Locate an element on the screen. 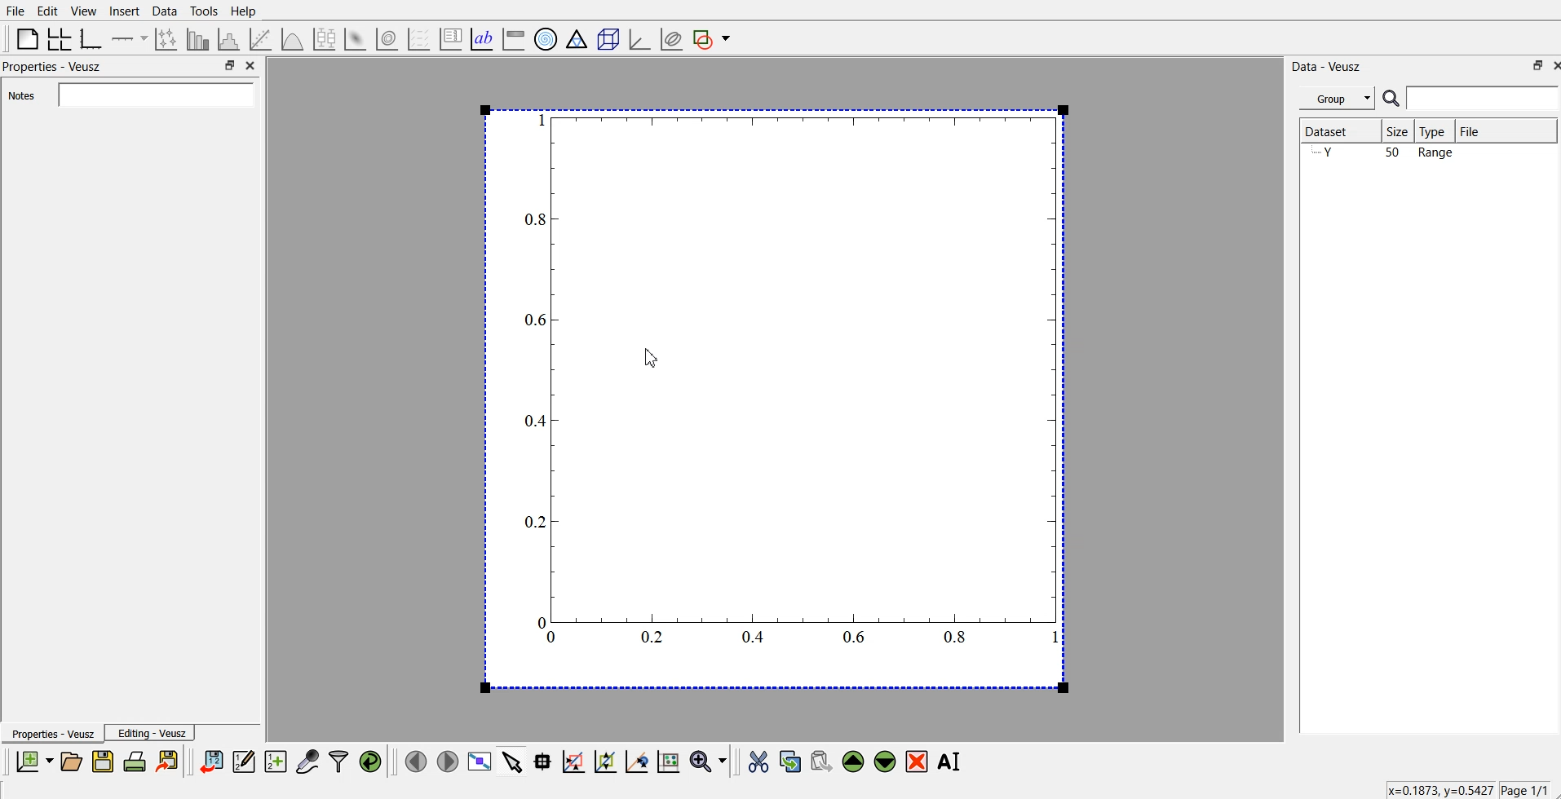 The height and width of the screenshot is (799, 1561). plot vector field is located at coordinates (418, 37).